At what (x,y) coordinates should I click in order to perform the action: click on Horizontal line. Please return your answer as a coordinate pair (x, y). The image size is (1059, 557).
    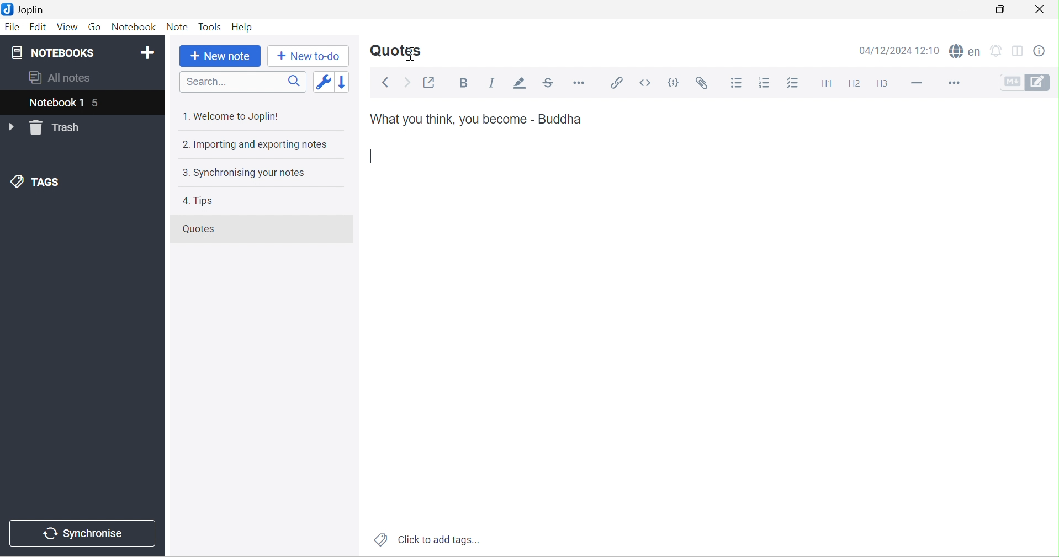
    Looking at the image, I should click on (913, 85).